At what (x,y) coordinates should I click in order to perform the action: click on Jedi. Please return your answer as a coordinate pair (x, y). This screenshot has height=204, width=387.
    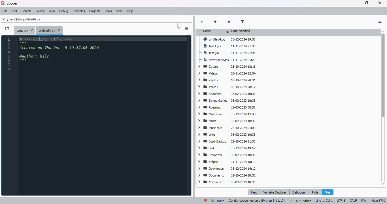
    Looking at the image, I should click on (227, 163).